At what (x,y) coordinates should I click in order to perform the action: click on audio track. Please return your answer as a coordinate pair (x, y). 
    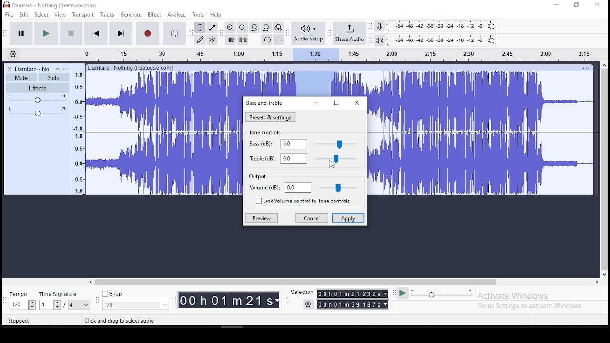
    Looking at the image, I should click on (164, 101).